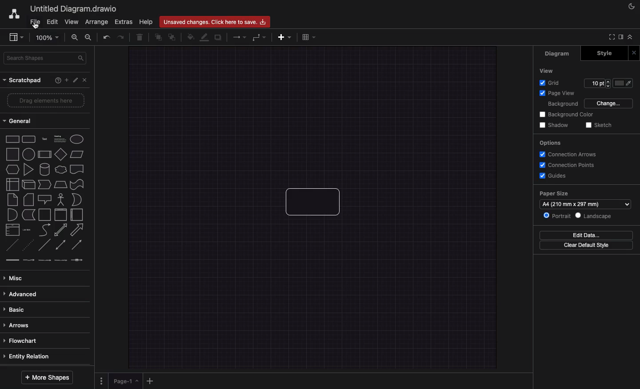 The width and height of the screenshot is (640, 389). I want to click on Edit data, so click(588, 234).